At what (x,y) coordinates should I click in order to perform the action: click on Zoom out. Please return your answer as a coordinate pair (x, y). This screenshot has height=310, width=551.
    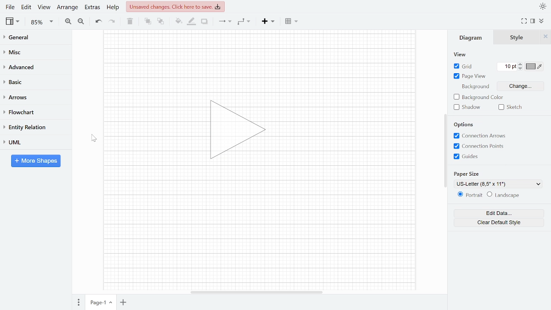
    Looking at the image, I should click on (82, 21).